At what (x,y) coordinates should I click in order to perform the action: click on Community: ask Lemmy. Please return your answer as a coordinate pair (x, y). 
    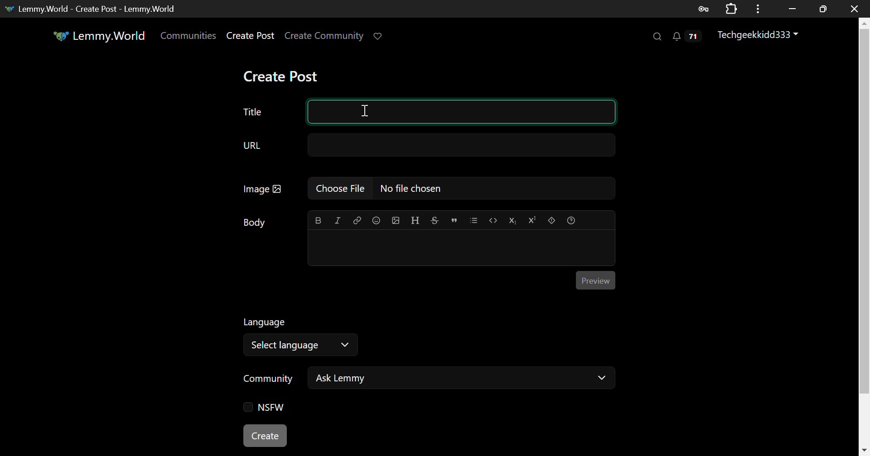
    Looking at the image, I should click on (427, 381).